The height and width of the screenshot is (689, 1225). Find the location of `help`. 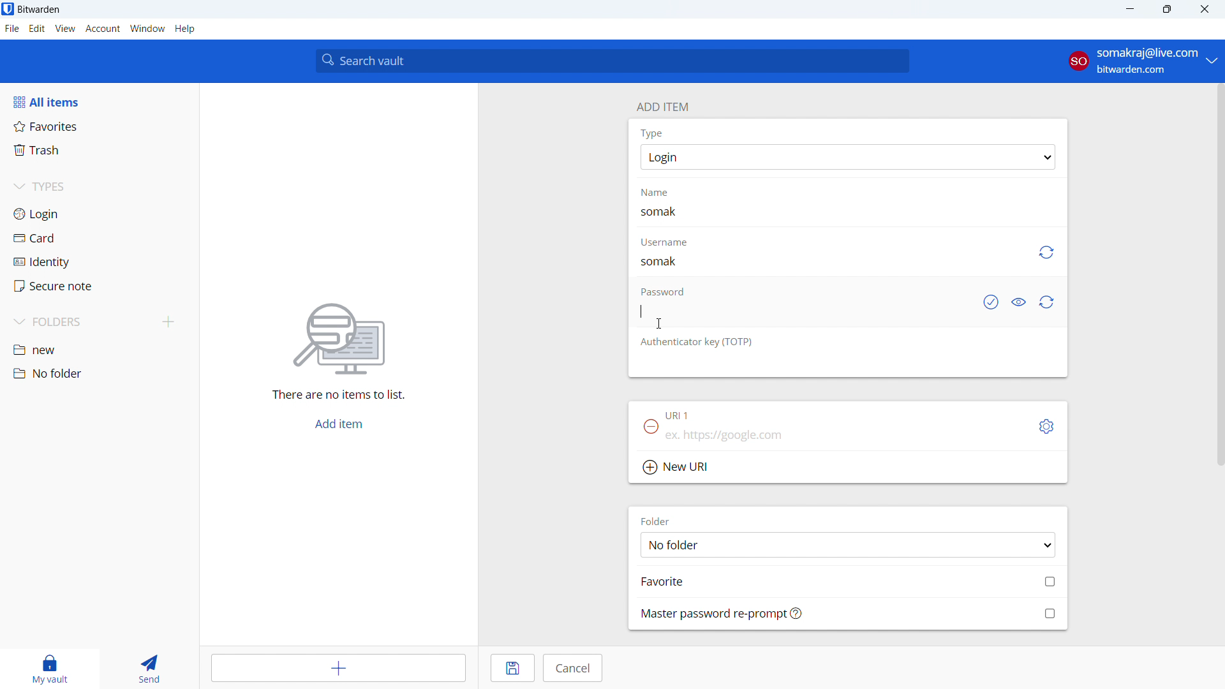

help is located at coordinates (185, 29).